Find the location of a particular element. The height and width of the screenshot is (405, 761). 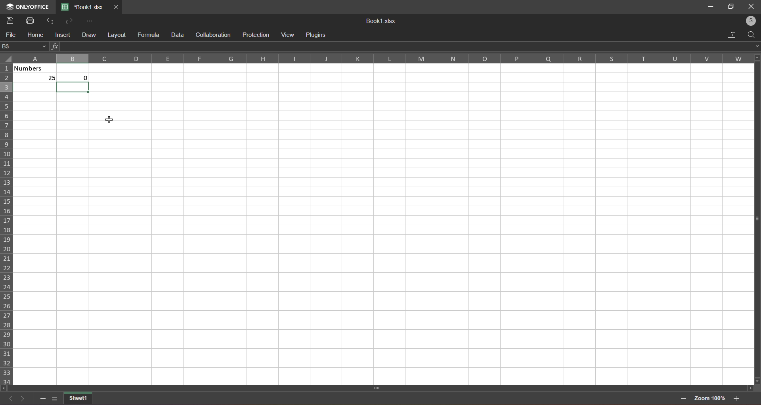

collaboration is located at coordinates (212, 34).